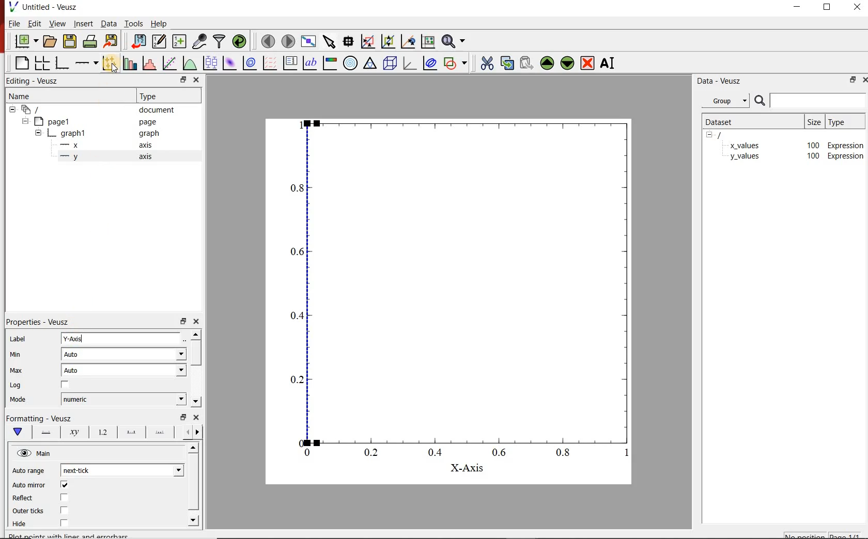  I want to click on Outer ticks, so click(28, 511).